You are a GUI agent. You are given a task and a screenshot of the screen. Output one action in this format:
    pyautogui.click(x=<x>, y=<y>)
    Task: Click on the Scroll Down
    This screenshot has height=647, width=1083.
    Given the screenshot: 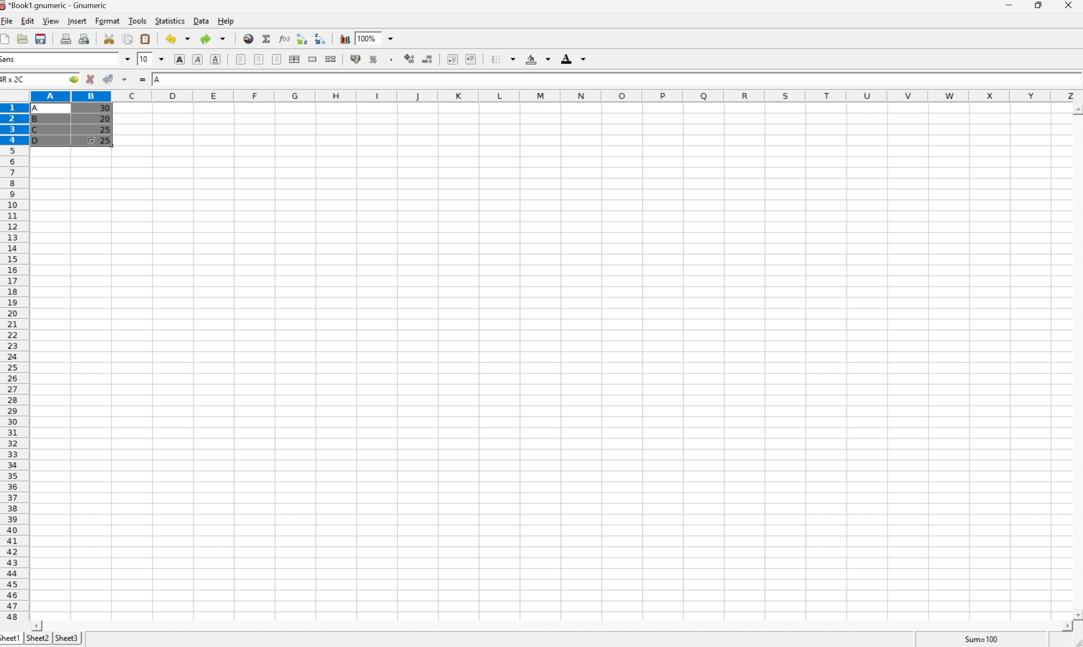 What is the action you would take?
    pyautogui.click(x=1076, y=614)
    